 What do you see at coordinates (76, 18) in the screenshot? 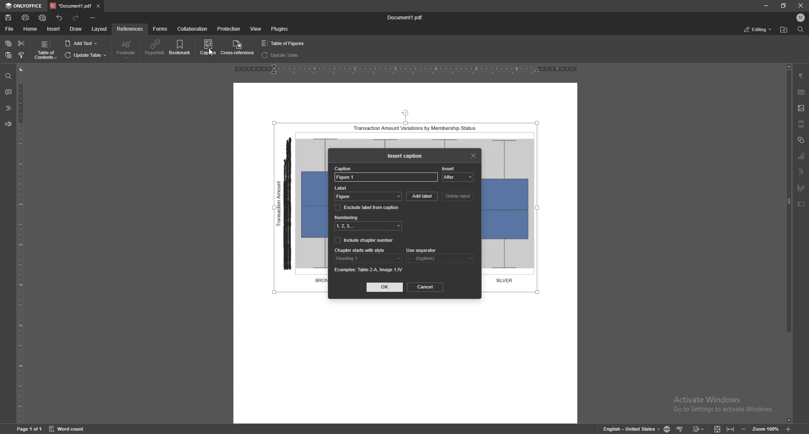
I see `redo` at bounding box center [76, 18].